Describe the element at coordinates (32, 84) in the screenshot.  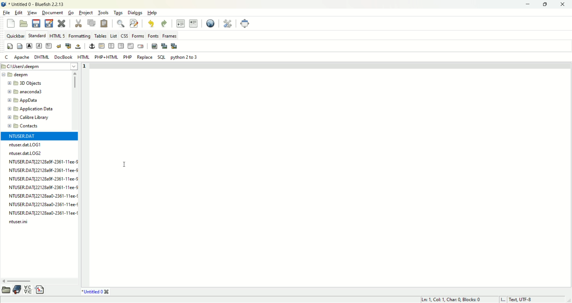
I see `folder name` at that location.